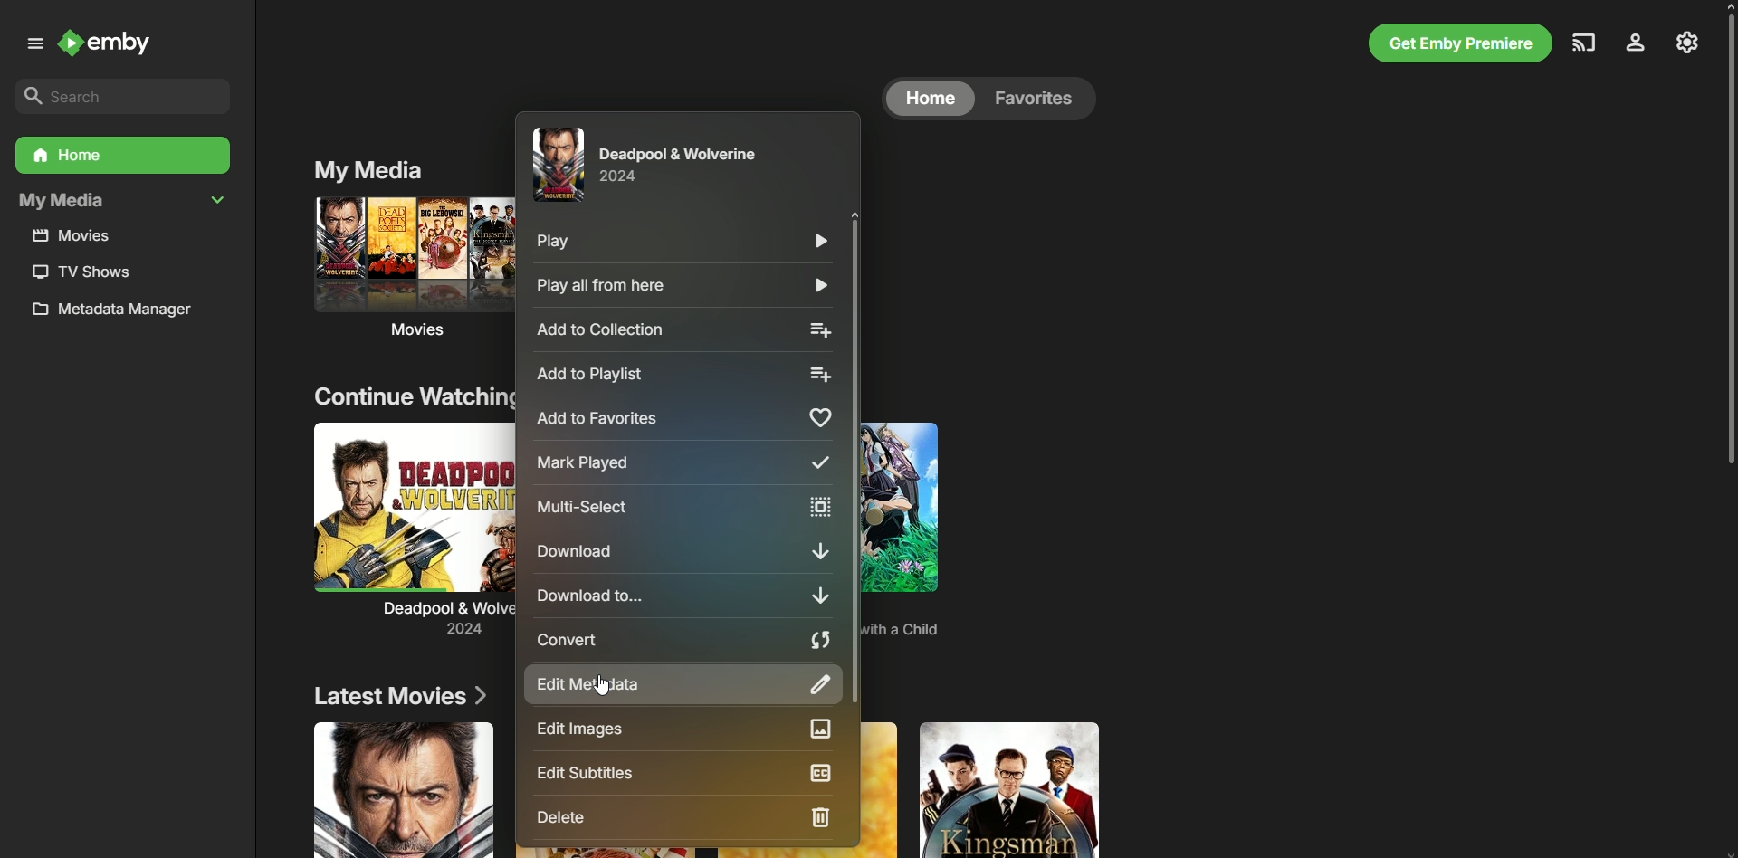 Image resolution: width=1738 pixels, height=858 pixels. I want to click on Download, so click(685, 550).